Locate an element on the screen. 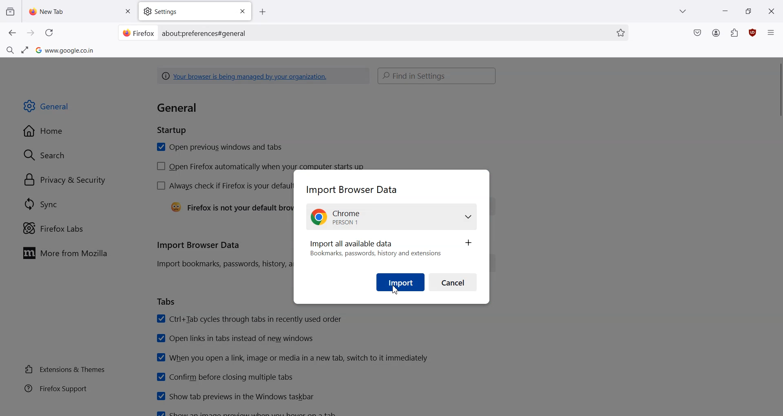 The image size is (783, 416). Hyperlink is located at coordinates (264, 76).